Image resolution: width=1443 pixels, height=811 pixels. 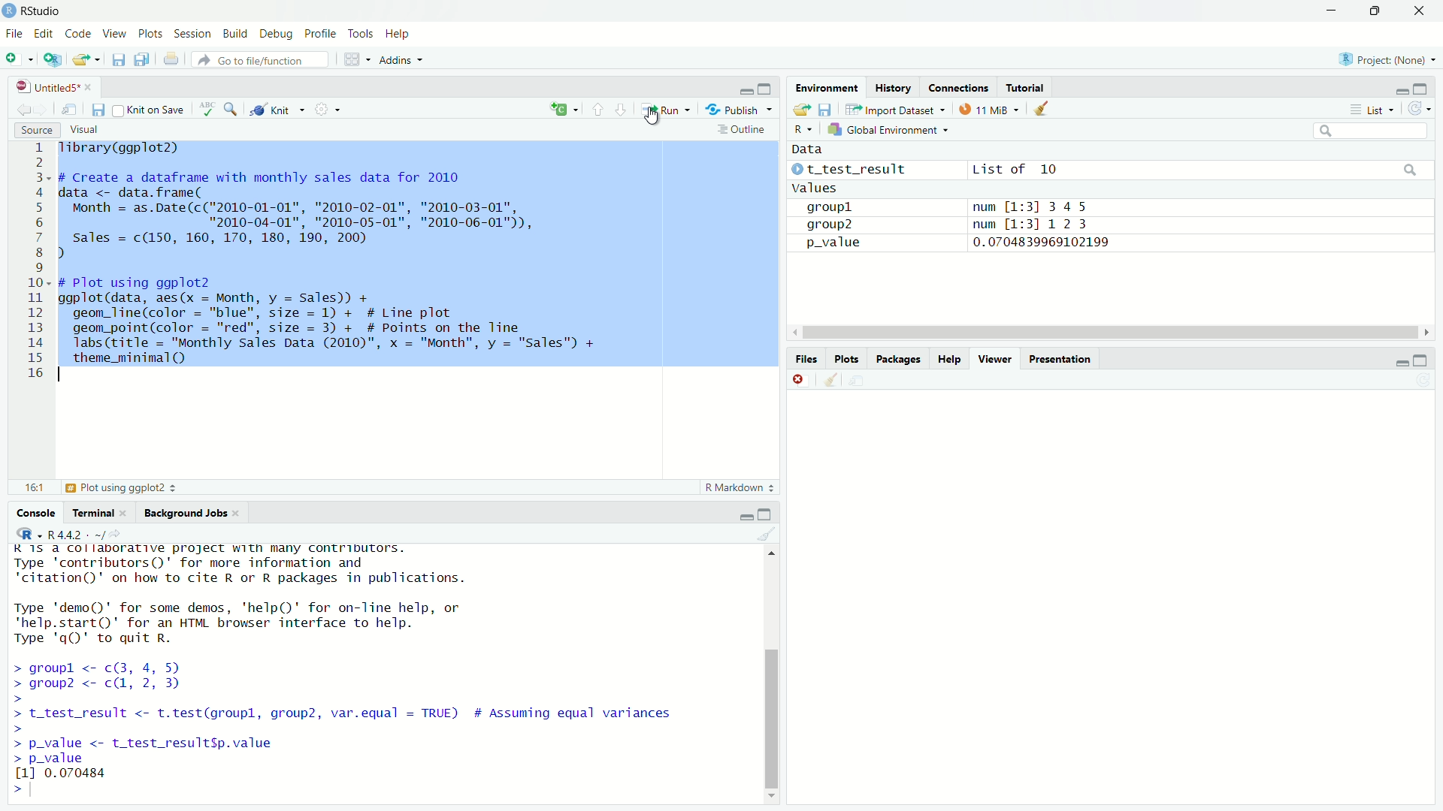 What do you see at coordinates (740, 486) in the screenshot?
I see `R Markdown` at bounding box center [740, 486].